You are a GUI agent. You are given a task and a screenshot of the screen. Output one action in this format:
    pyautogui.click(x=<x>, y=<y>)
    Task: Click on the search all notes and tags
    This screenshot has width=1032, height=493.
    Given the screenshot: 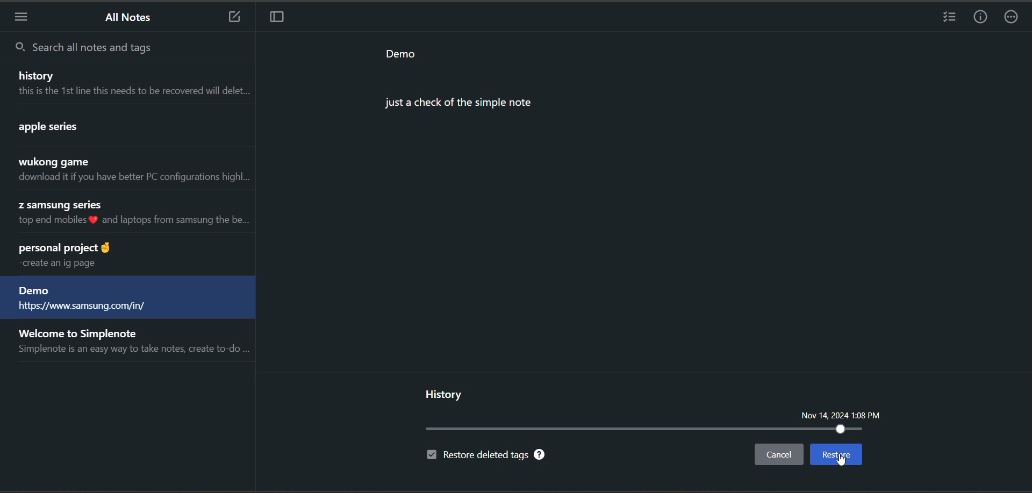 What is the action you would take?
    pyautogui.click(x=87, y=48)
    